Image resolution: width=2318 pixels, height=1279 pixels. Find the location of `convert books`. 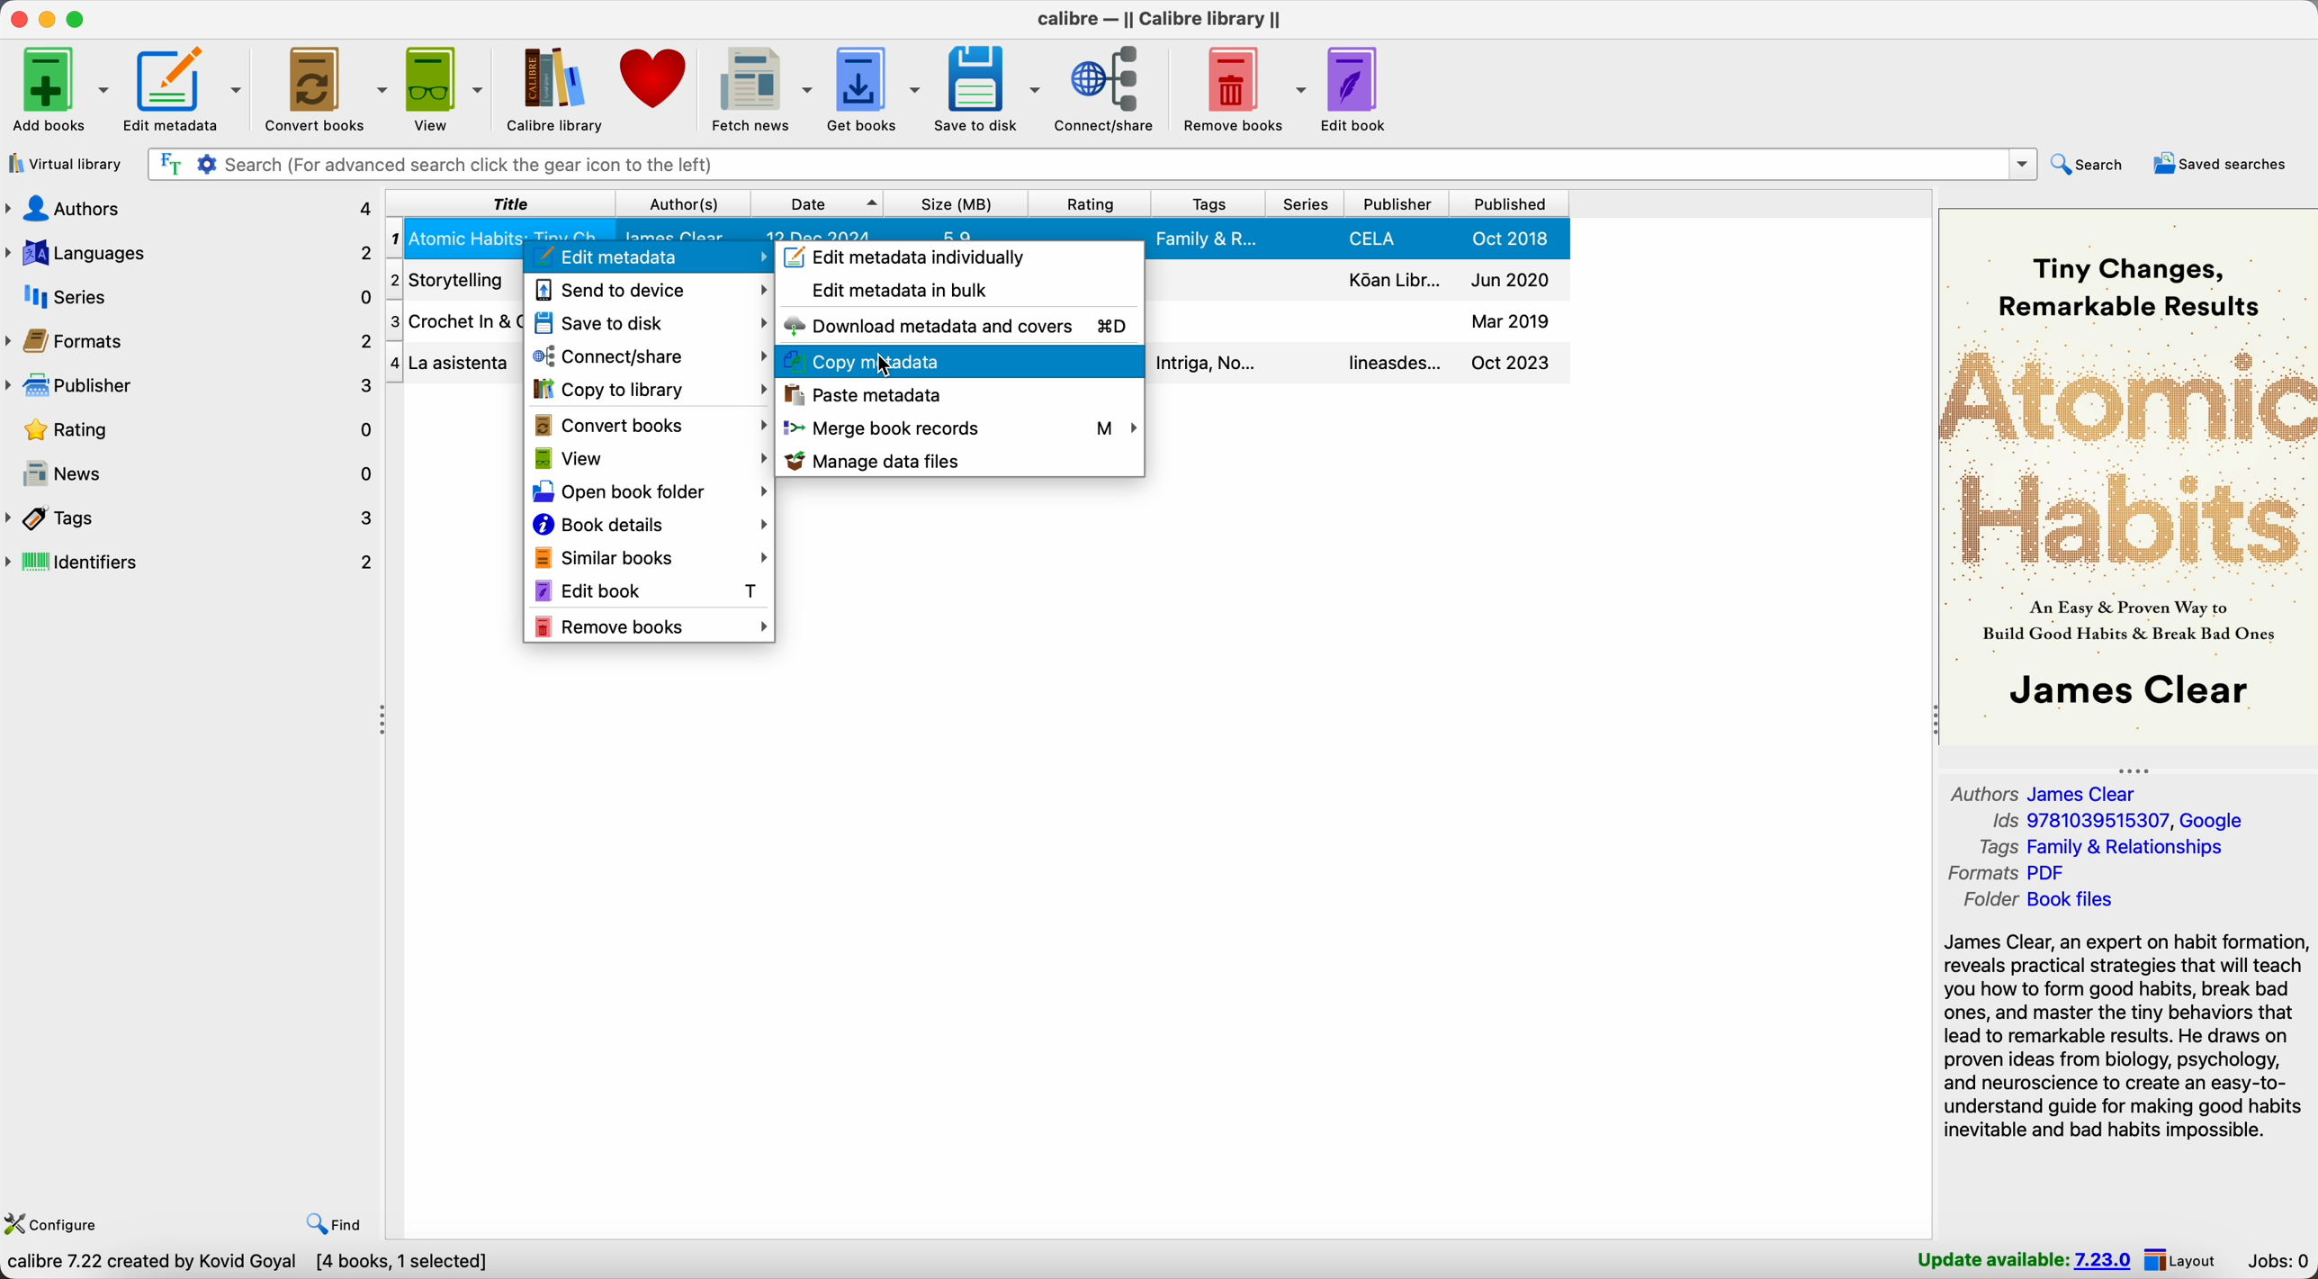

convert books is located at coordinates (649, 426).